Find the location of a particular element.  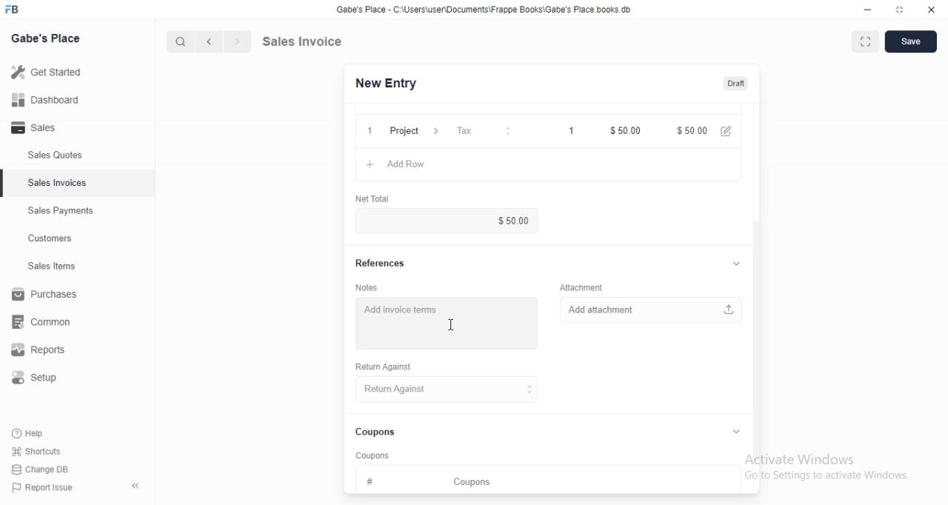

- Sales is located at coordinates (47, 130).